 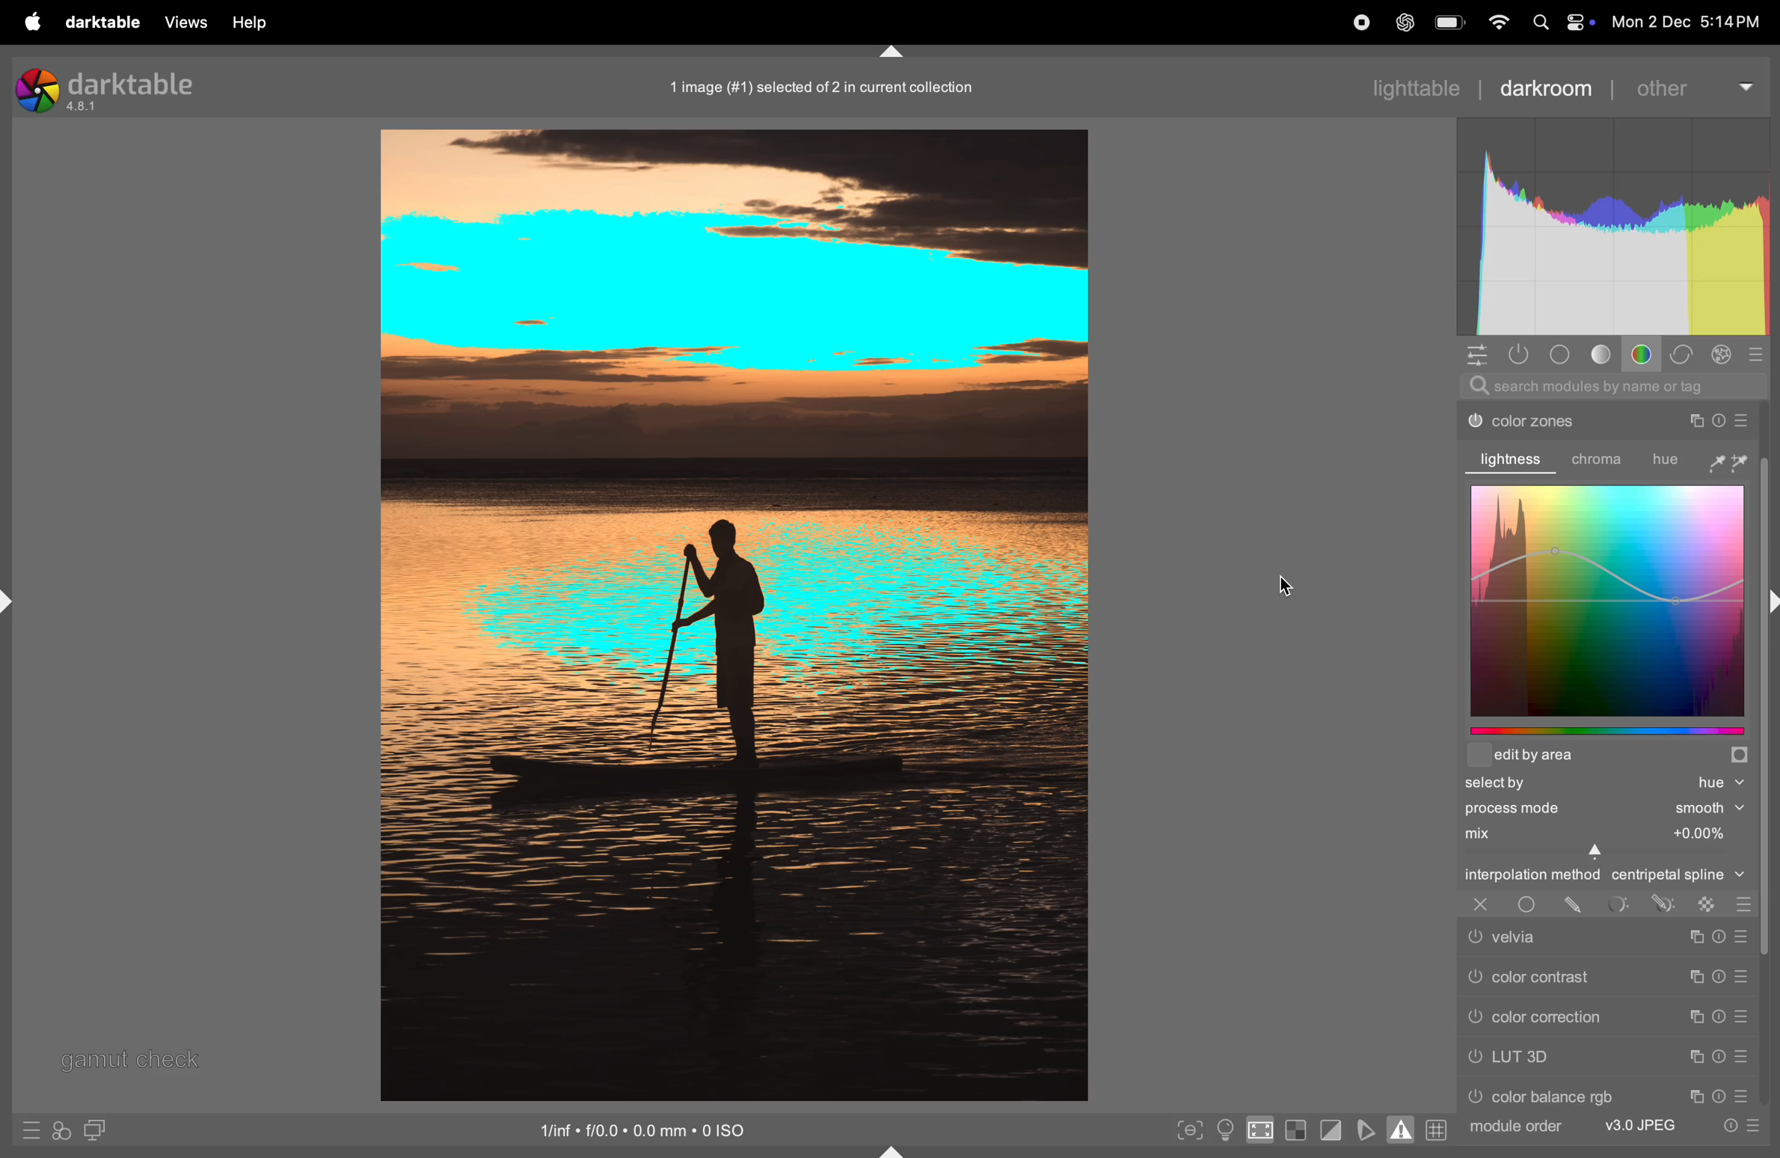 What do you see at coordinates (1612, 733) in the screenshot?
I see `edit by graphs` at bounding box center [1612, 733].